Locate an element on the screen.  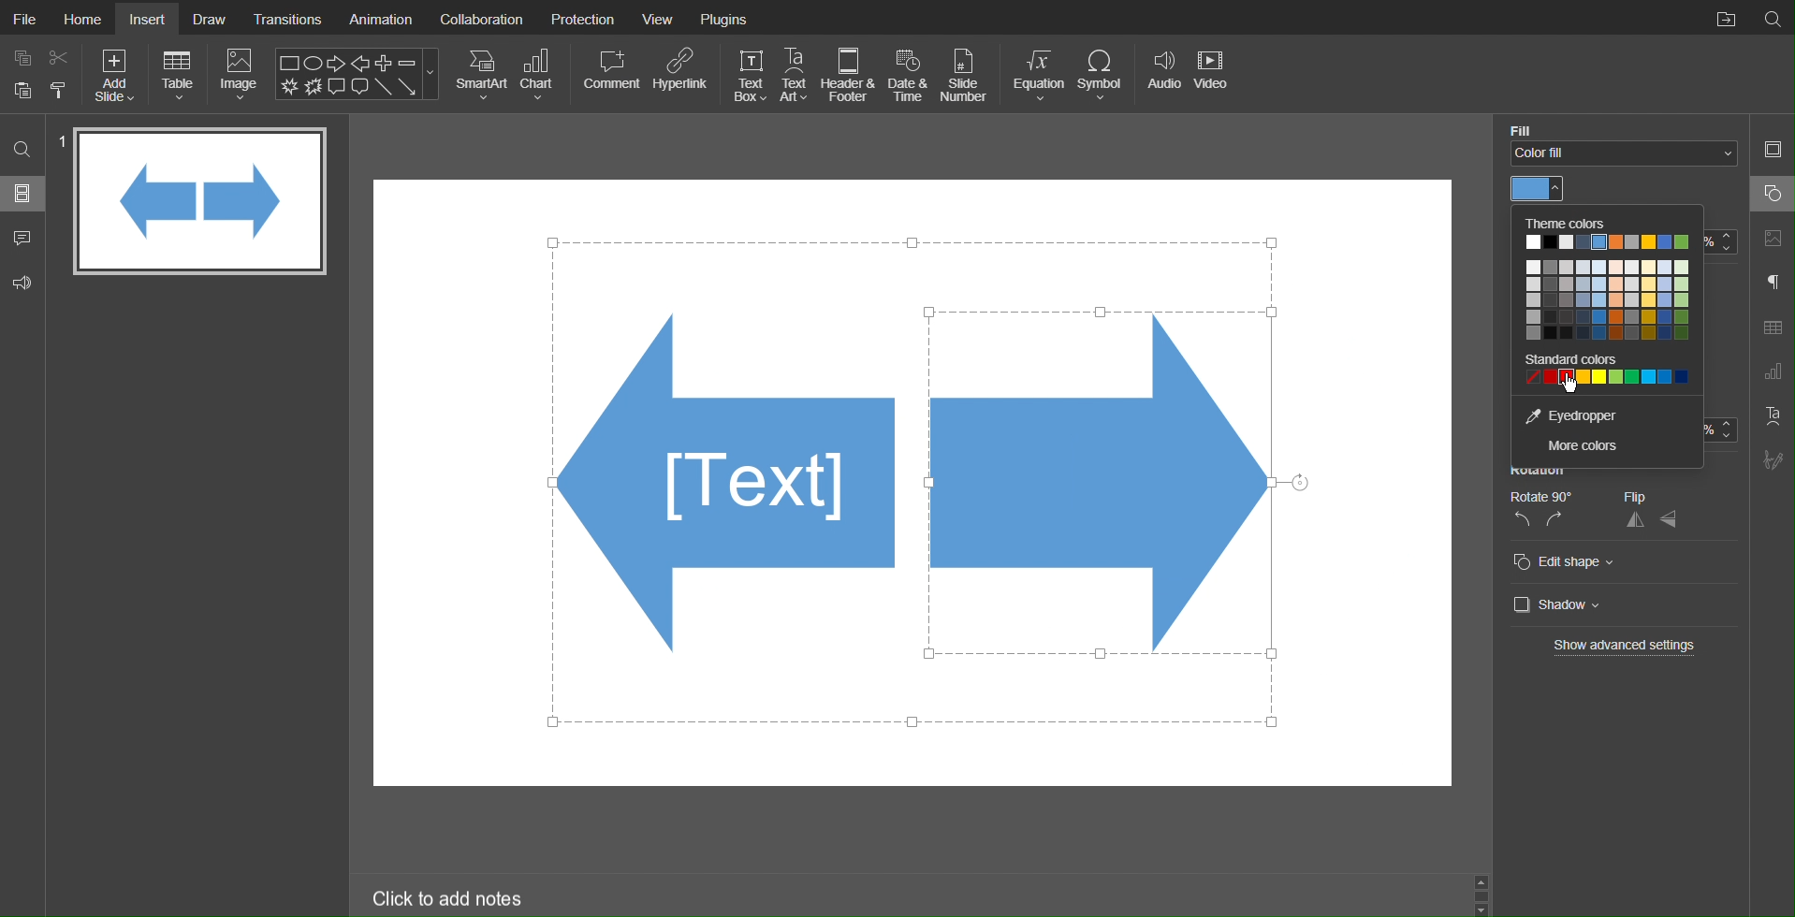
Comment  is located at coordinates (610, 75).